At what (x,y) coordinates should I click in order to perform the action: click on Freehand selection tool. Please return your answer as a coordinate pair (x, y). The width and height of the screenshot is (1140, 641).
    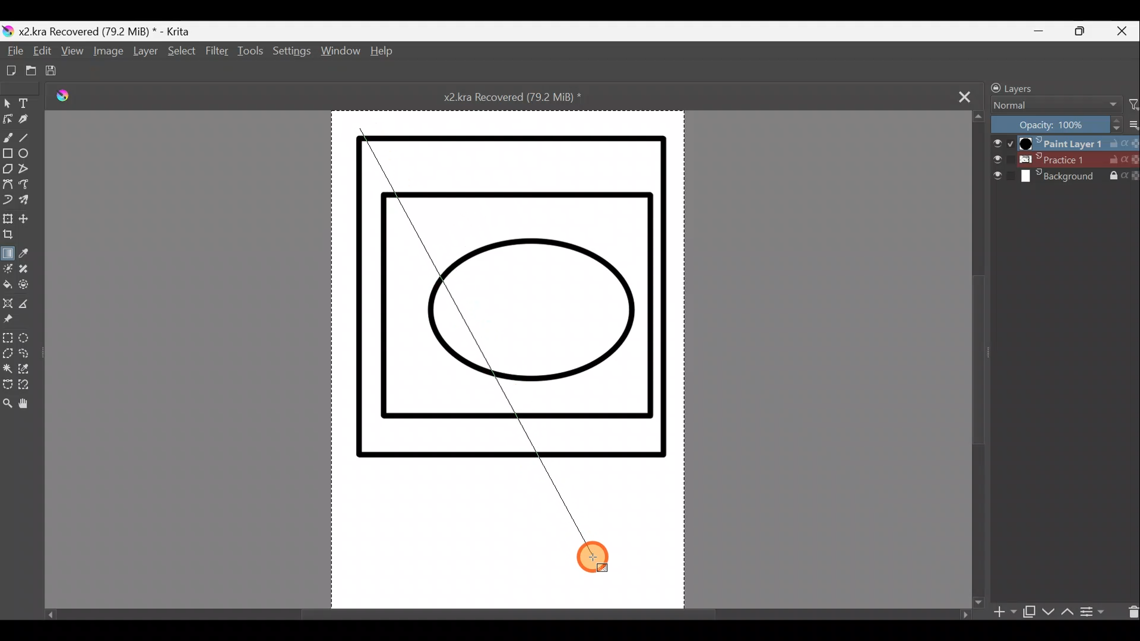
    Looking at the image, I should click on (30, 356).